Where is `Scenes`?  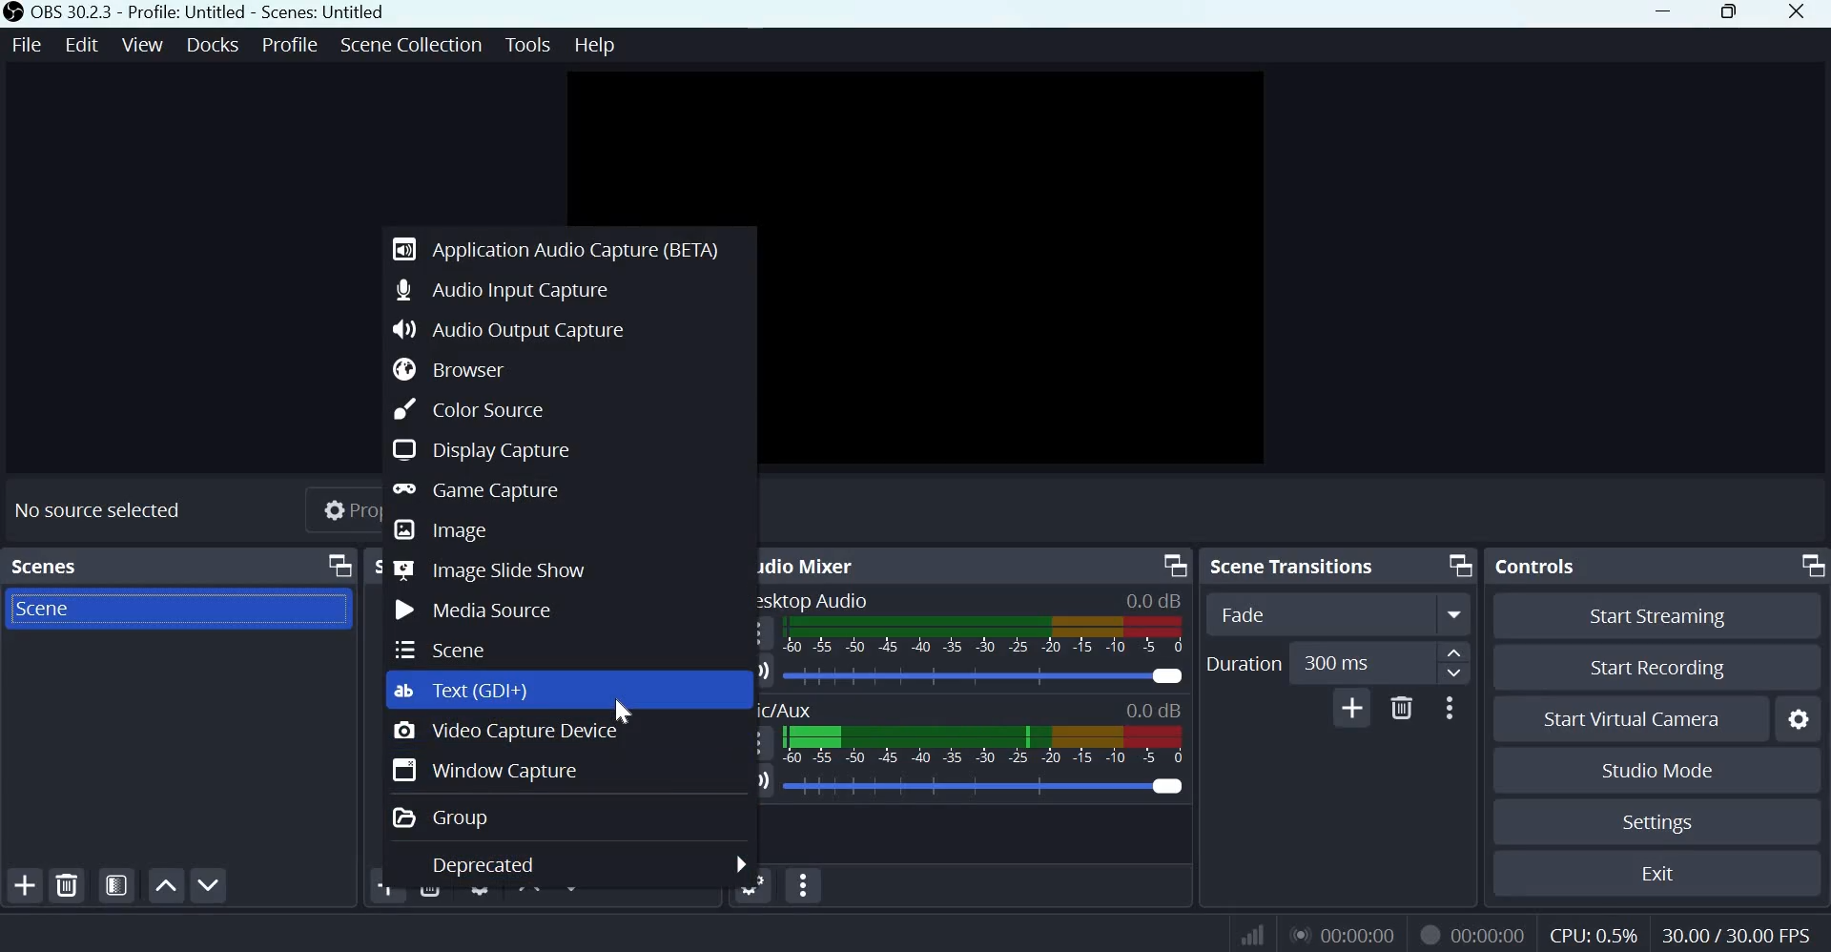 Scenes is located at coordinates (45, 567).